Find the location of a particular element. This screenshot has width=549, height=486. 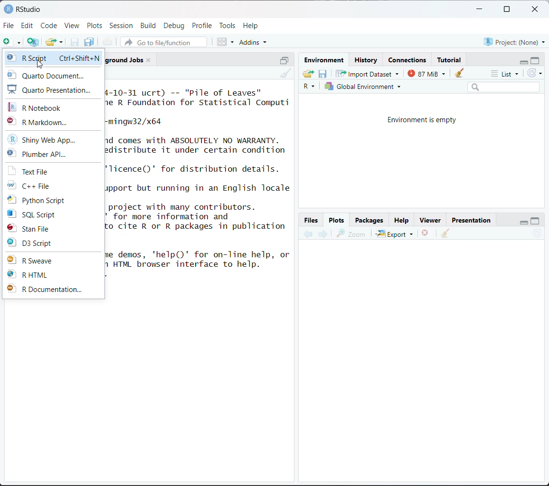

R Documentation... is located at coordinates (46, 288).